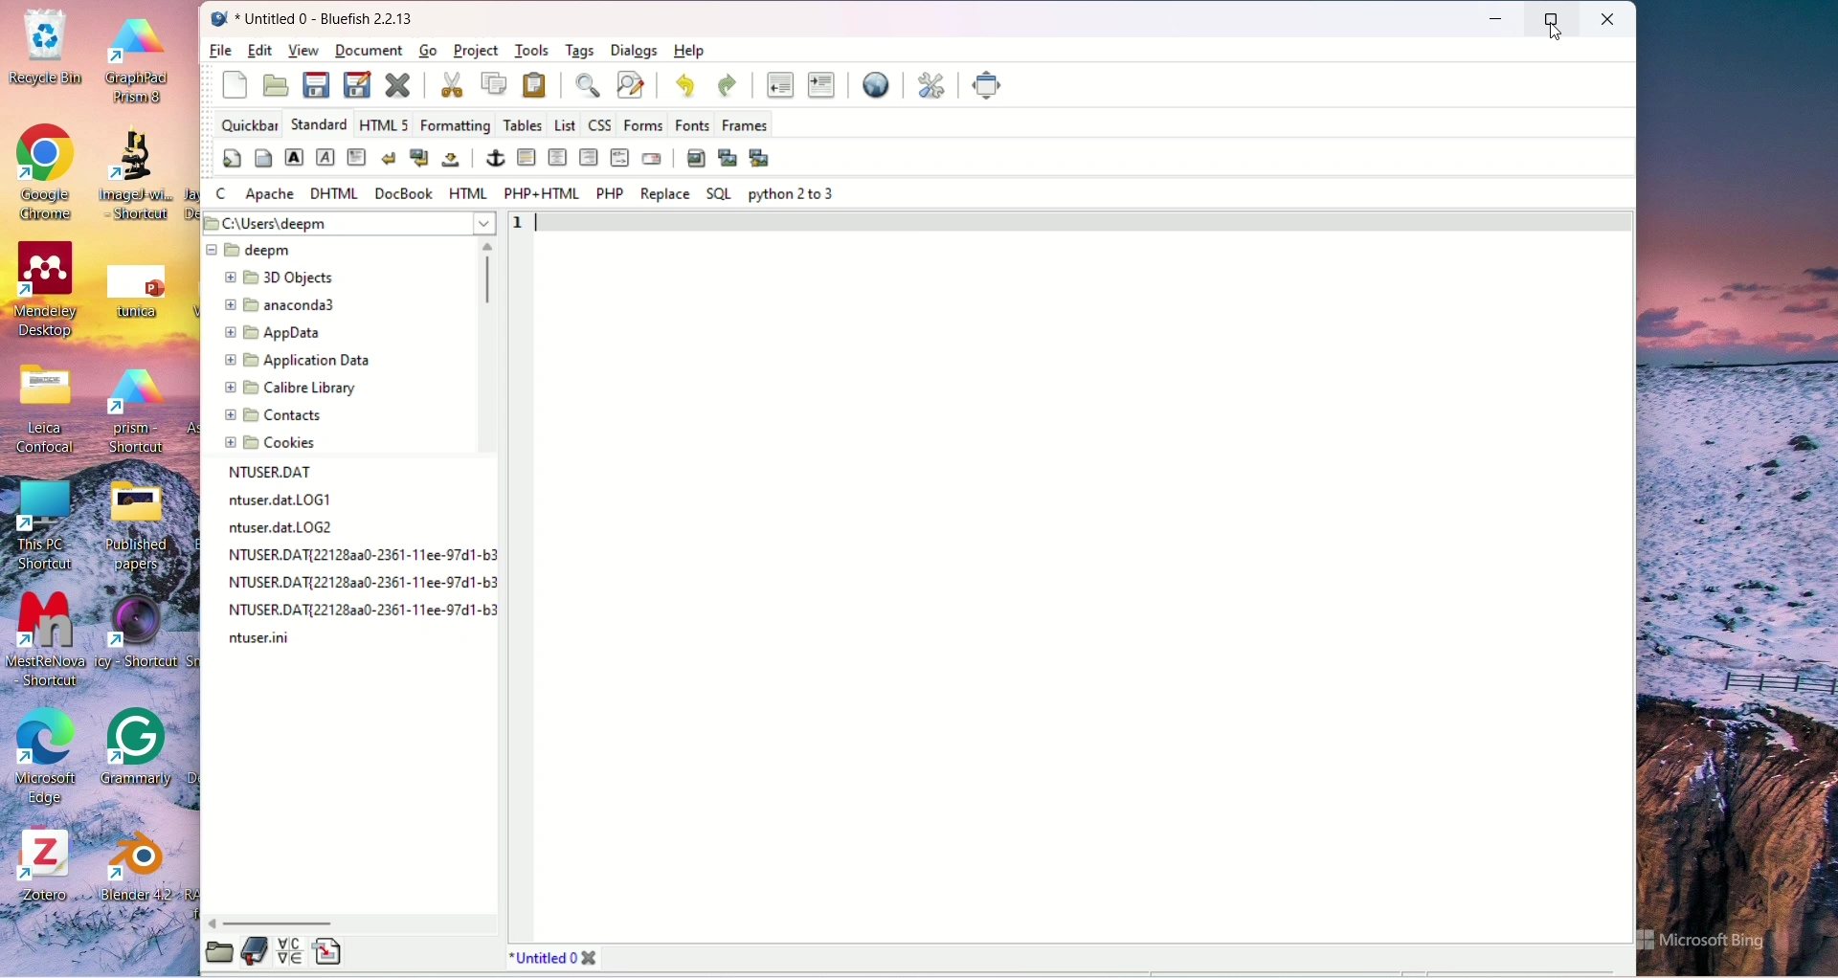 The width and height of the screenshot is (1838, 978). What do you see at coordinates (620, 159) in the screenshot?
I see `HTML comment` at bounding box center [620, 159].